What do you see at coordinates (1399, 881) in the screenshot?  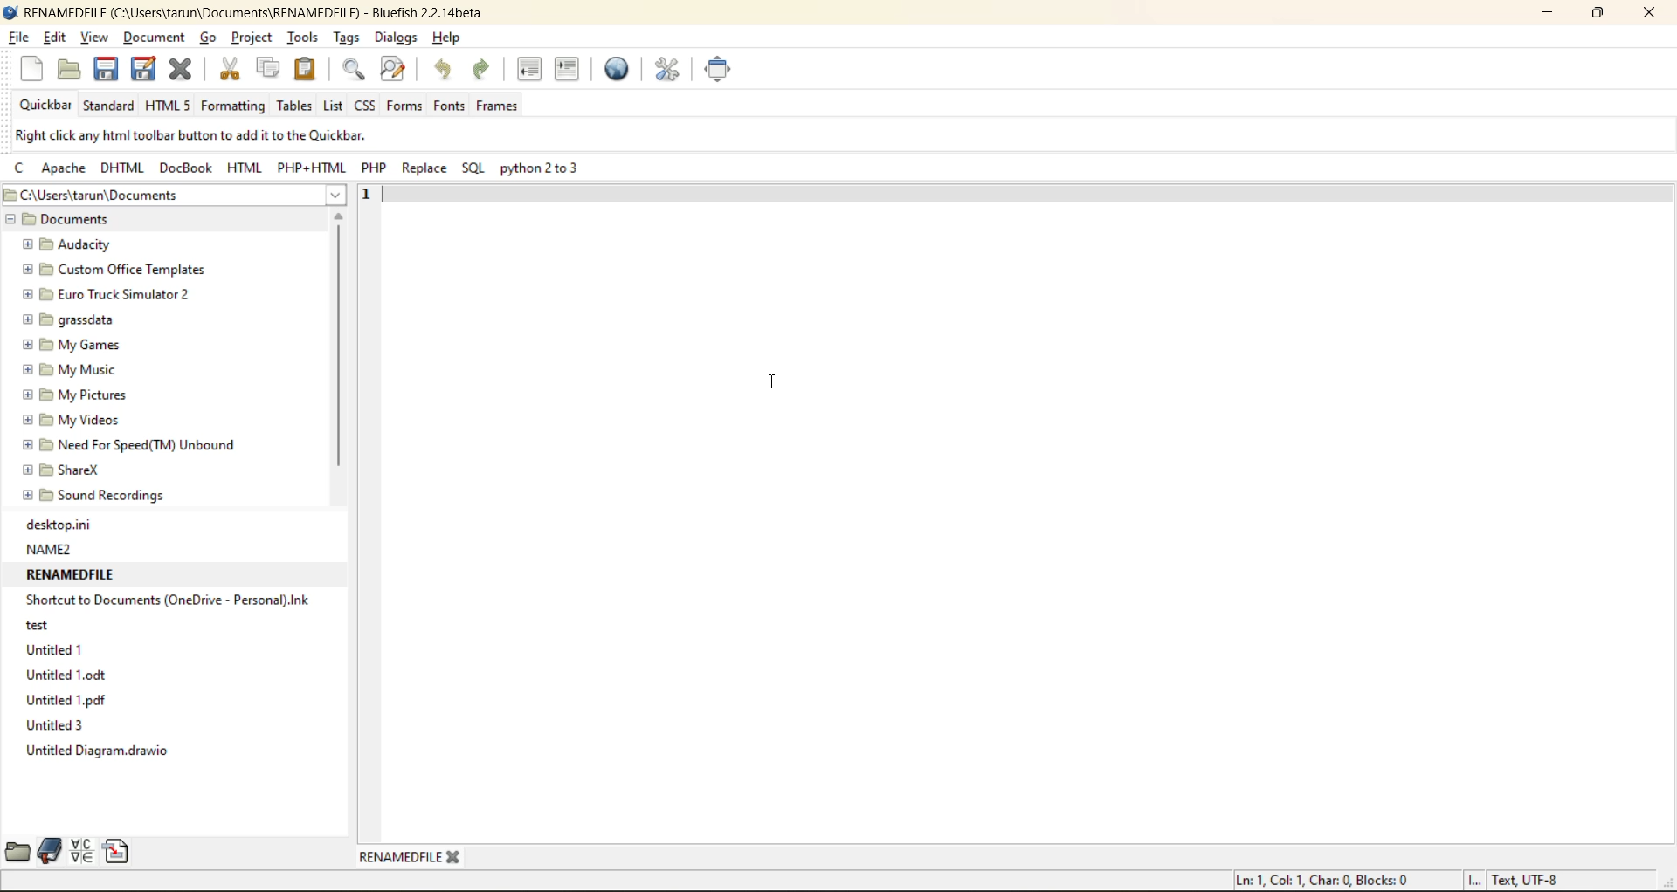 I see `metadata` at bounding box center [1399, 881].